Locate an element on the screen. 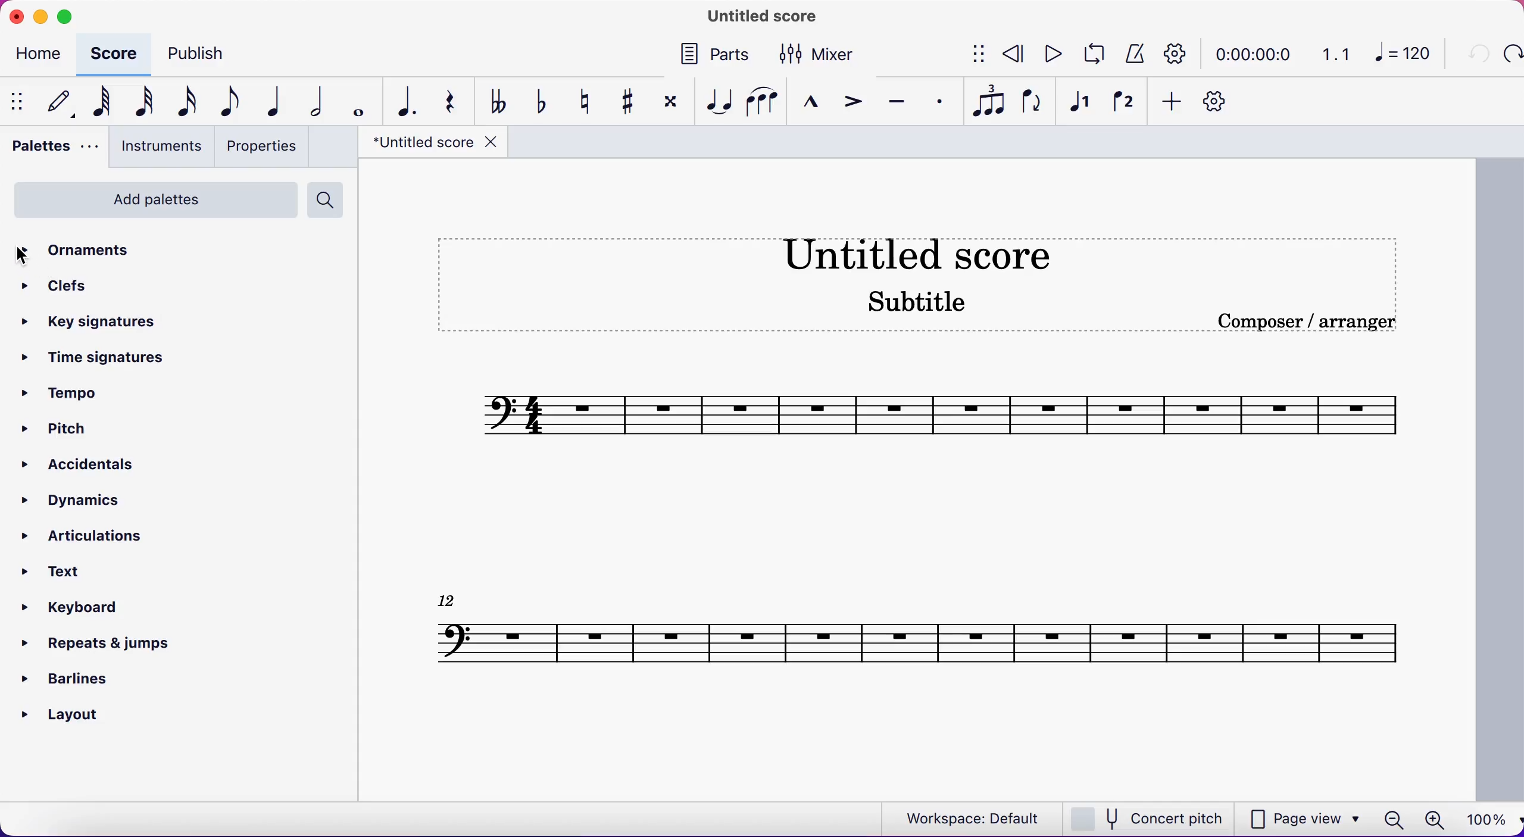  redo is located at coordinates (1511, 55).